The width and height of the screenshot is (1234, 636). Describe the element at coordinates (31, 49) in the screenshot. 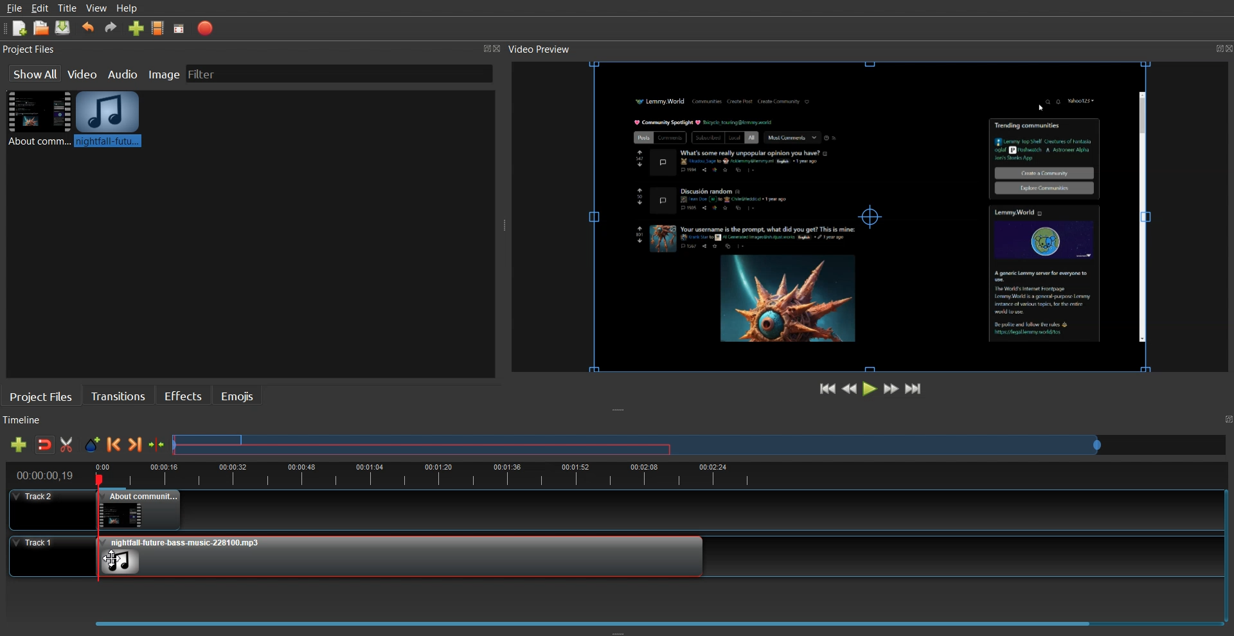

I see `Project Files` at that location.